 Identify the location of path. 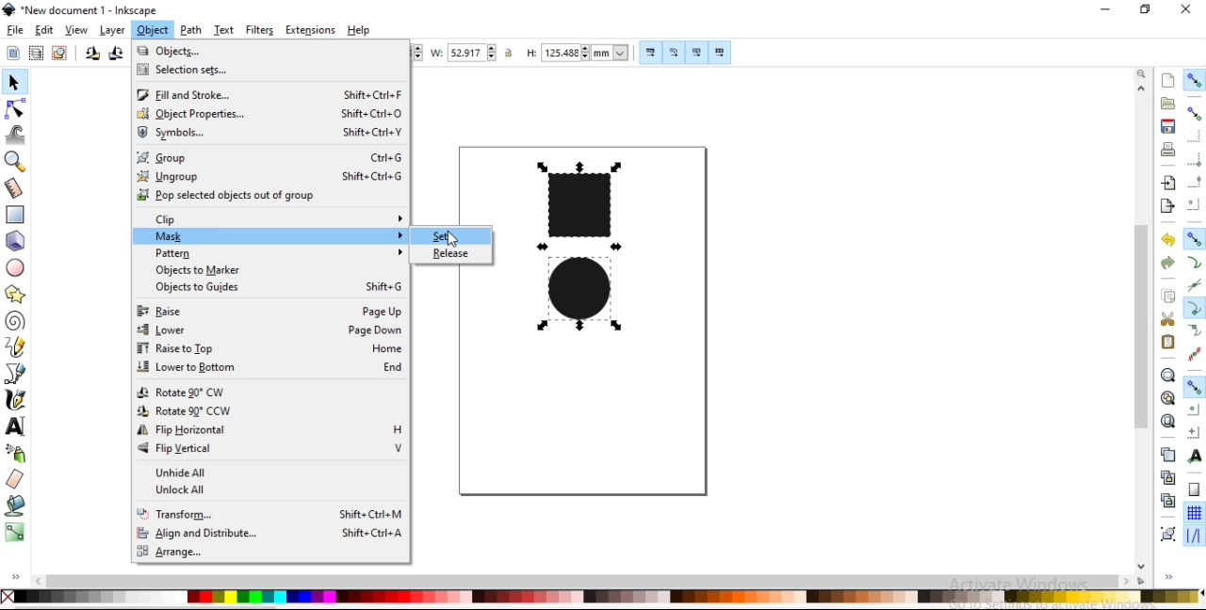
(191, 29).